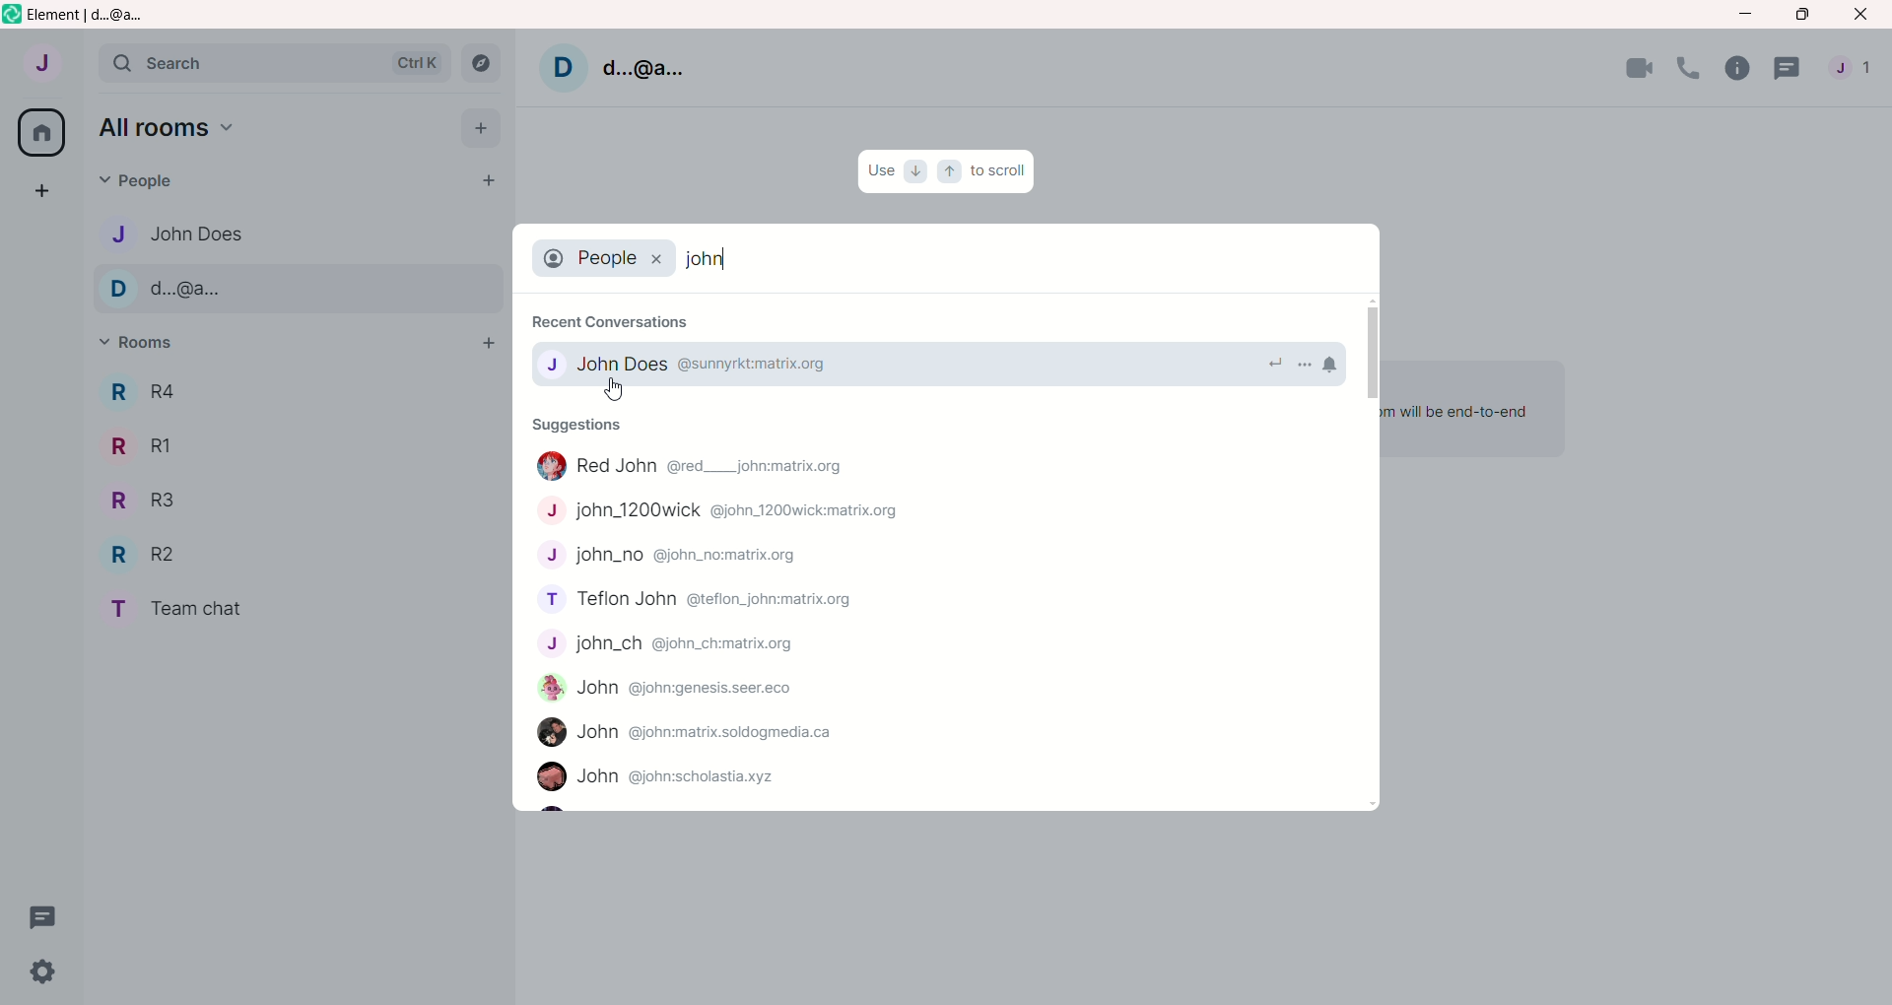  I want to click on use, so click(880, 170).